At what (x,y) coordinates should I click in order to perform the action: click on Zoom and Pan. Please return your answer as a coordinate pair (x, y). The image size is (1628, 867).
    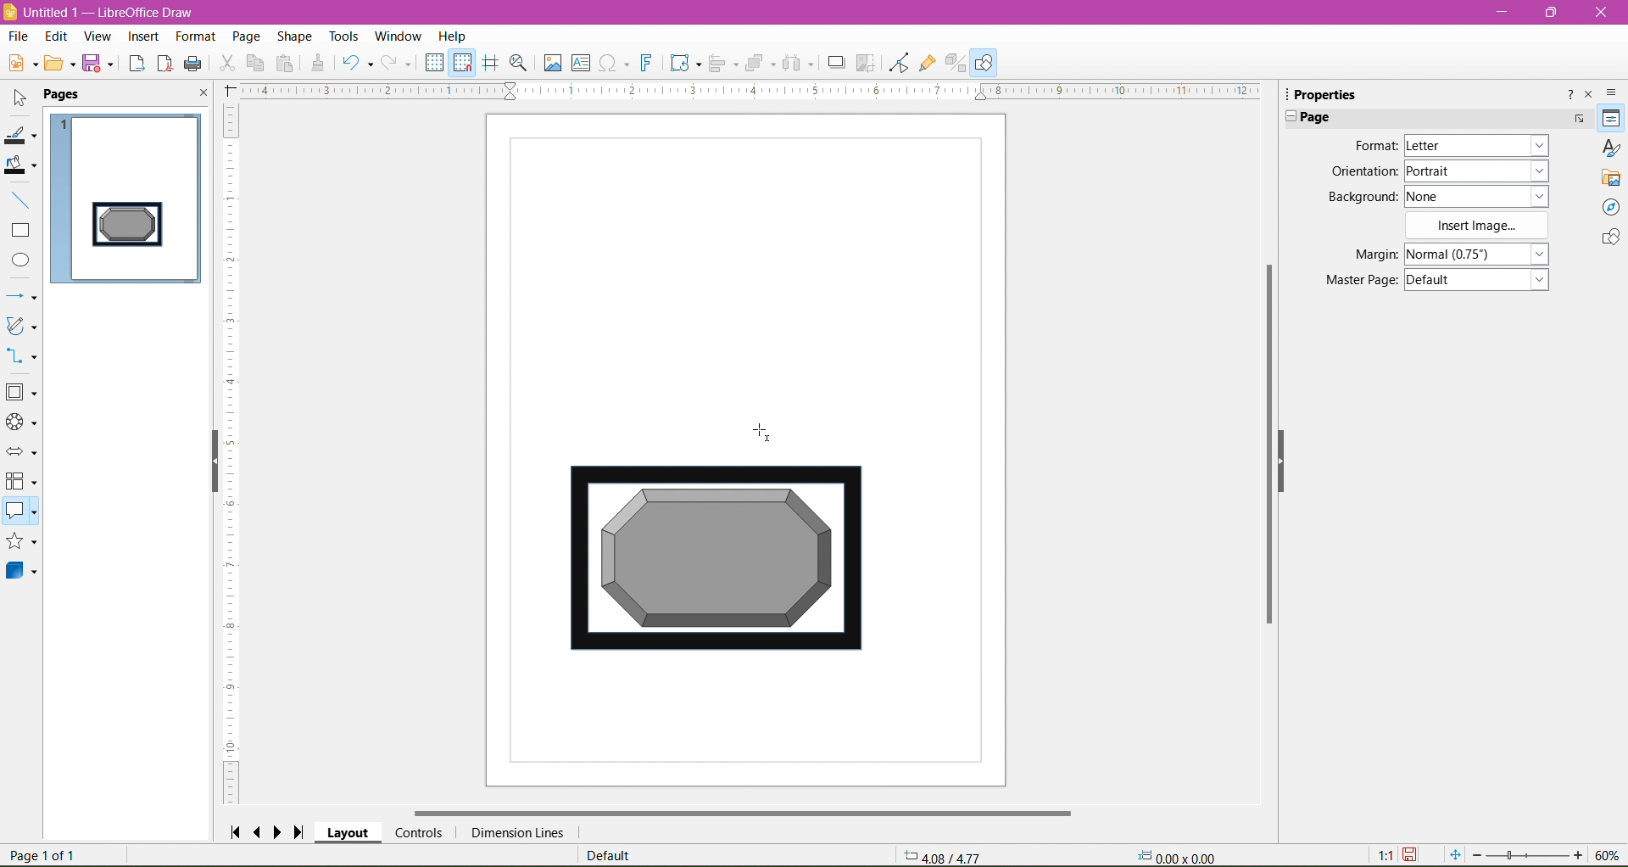
    Looking at the image, I should click on (519, 64).